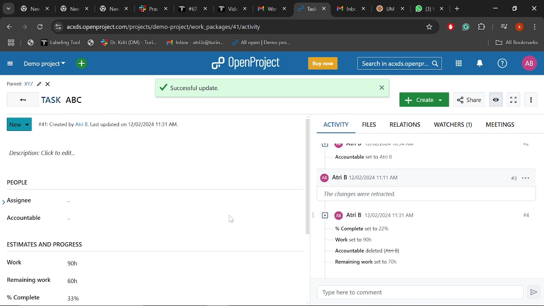 Image resolution: width=544 pixels, height=306 pixels. Describe the element at coordinates (365, 157) in the screenshot. I see `accountable` at that location.